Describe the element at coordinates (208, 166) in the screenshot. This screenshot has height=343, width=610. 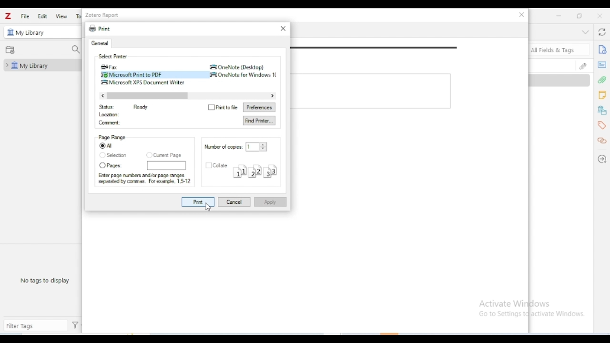
I see `Checkbox` at that location.